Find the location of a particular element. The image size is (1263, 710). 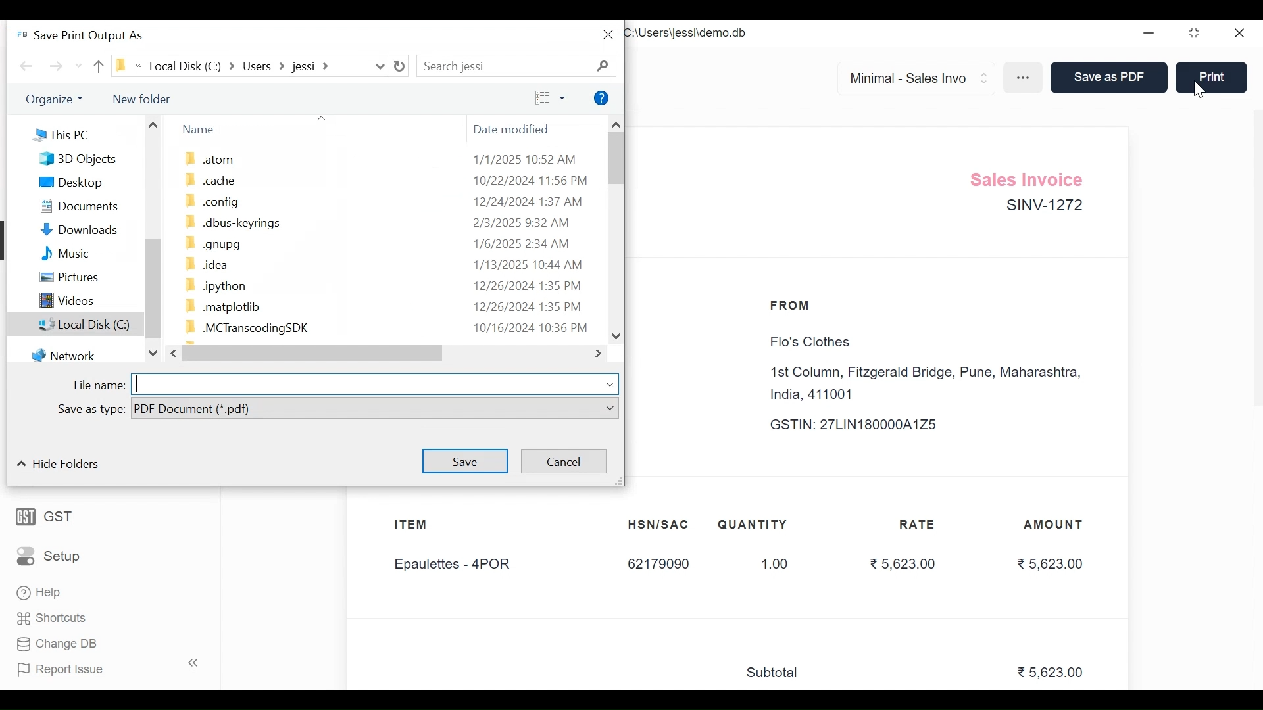

Horizontal Scroll bar is located at coordinates (314, 354).